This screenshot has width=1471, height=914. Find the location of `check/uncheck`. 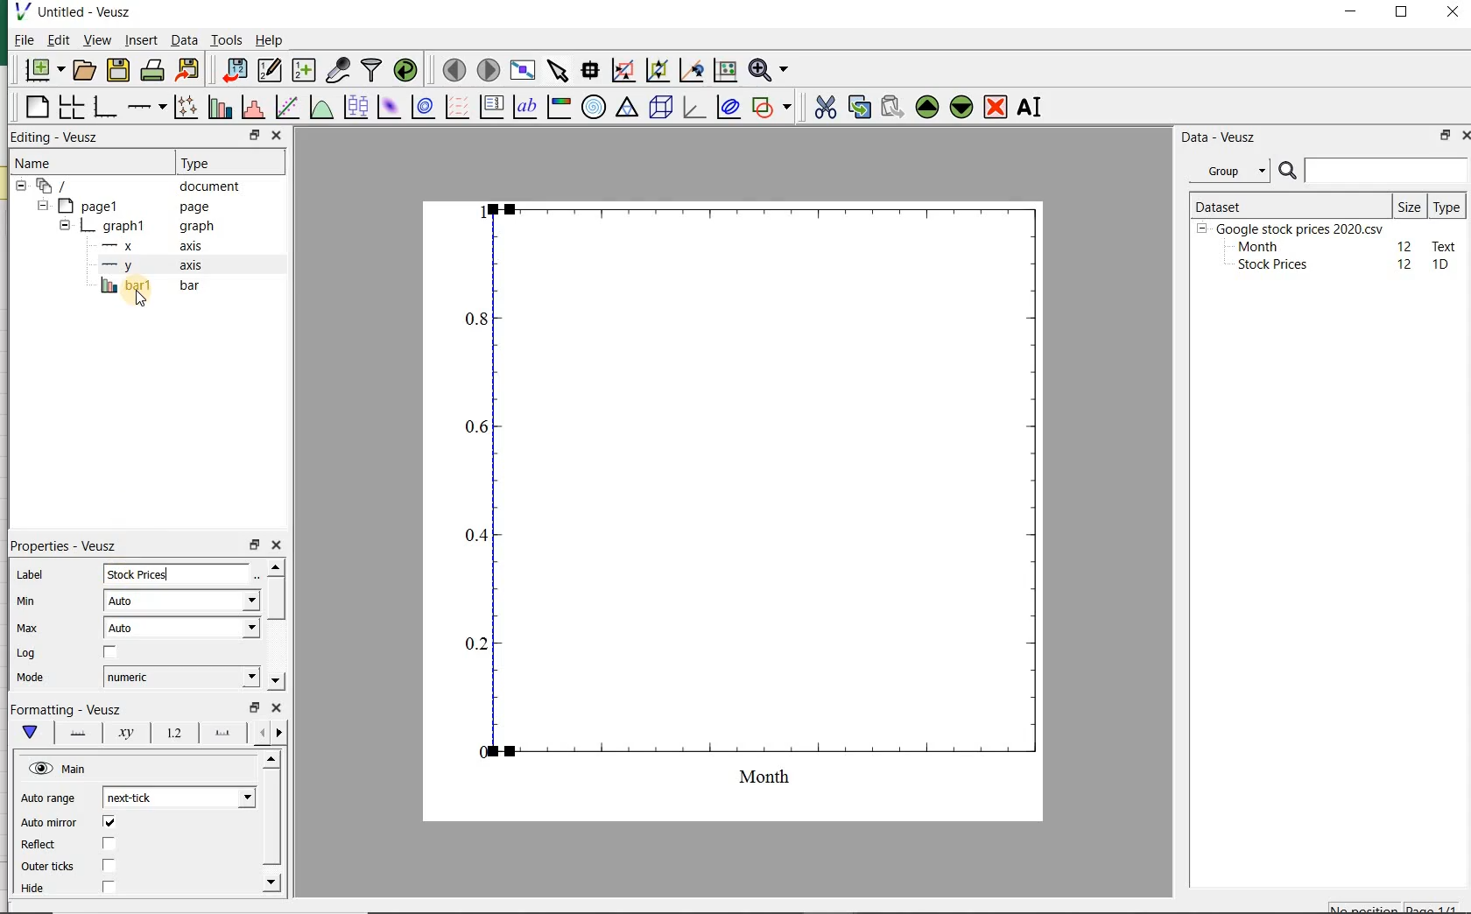

check/uncheck is located at coordinates (108, 888).